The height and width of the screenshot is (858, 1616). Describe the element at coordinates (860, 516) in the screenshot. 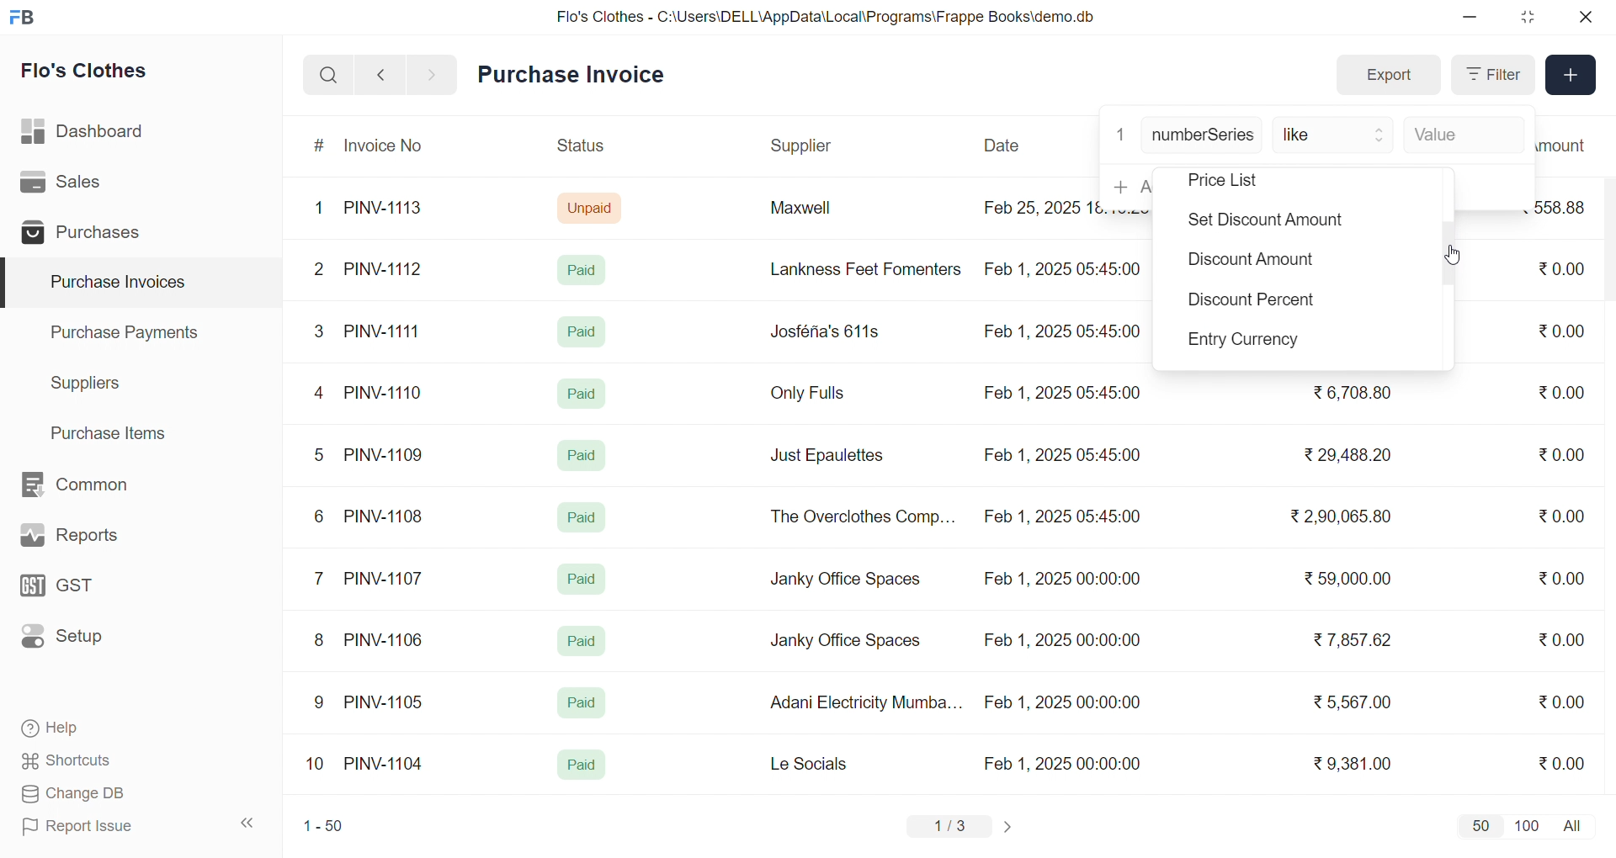

I see `The Overclothes Comp...` at that location.